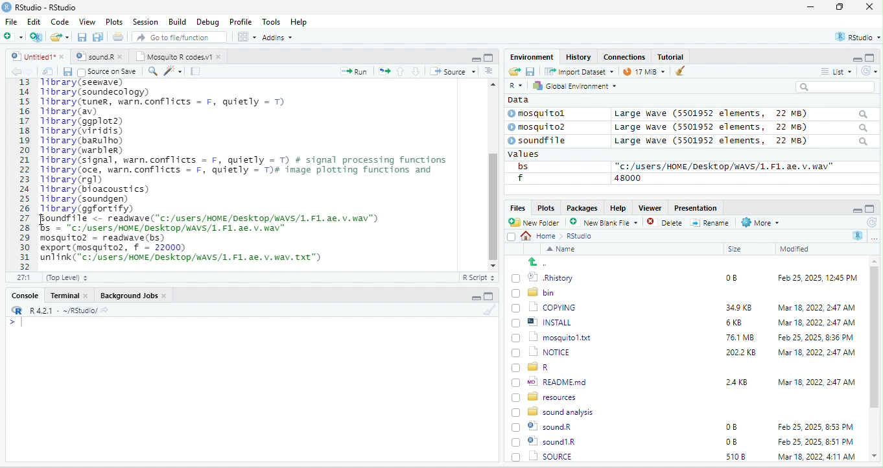  Describe the element at coordinates (742, 456) in the screenshot. I see `1302 KB` at that location.